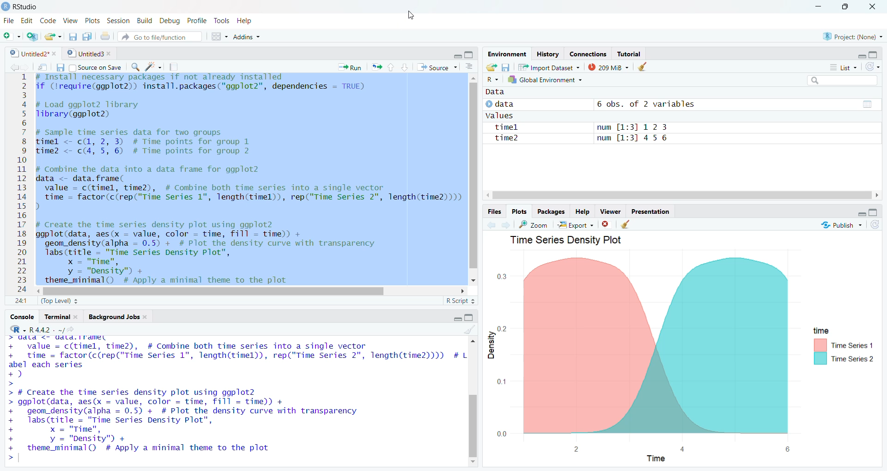 Image resolution: width=887 pixels, height=471 pixels. Describe the element at coordinates (145, 142) in the screenshot. I see `# Sample time series data for two groups
timel <- c(1, 2, 3) # Time points for group 1
time2 <- c(4, 5, 6) # Time points for group 2` at that location.